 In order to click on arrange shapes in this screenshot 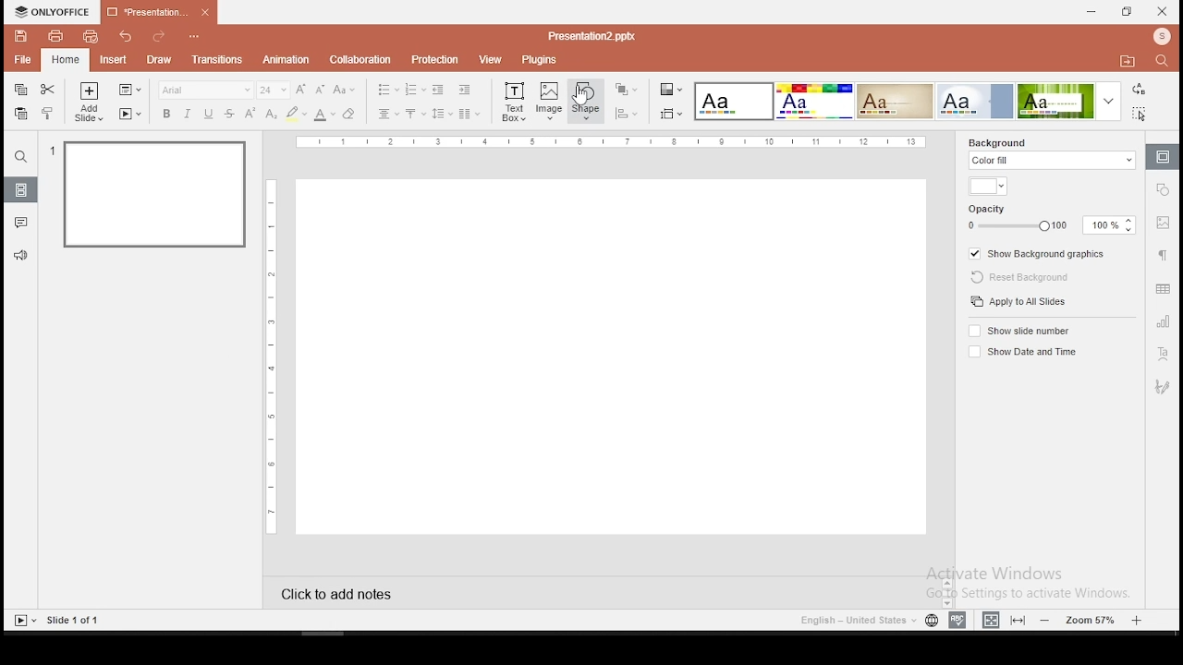, I will do `click(625, 90)`.